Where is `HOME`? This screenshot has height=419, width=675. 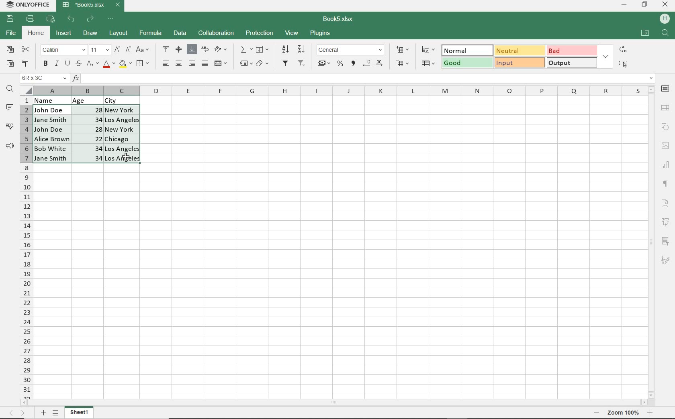 HOME is located at coordinates (37, 34).